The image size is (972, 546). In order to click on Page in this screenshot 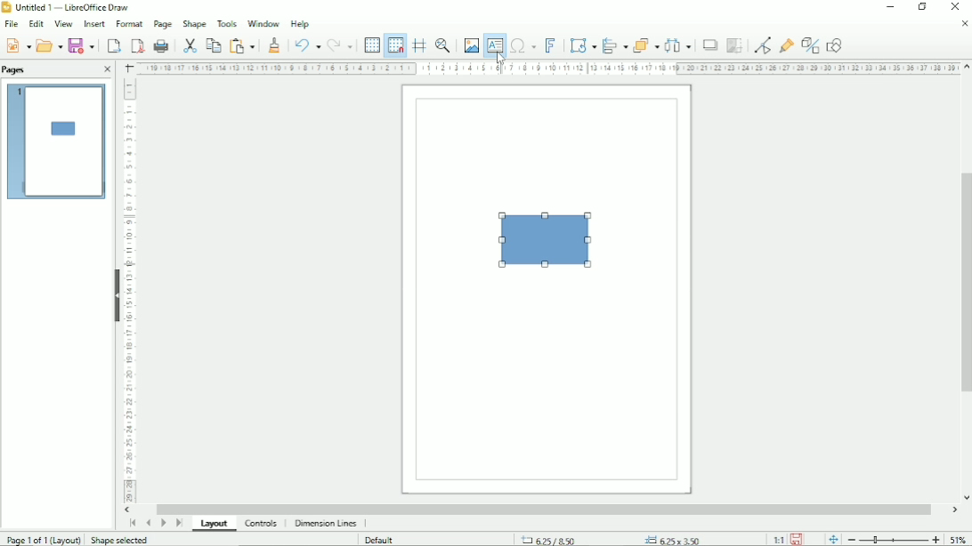, I will do `click(163, 24)`.